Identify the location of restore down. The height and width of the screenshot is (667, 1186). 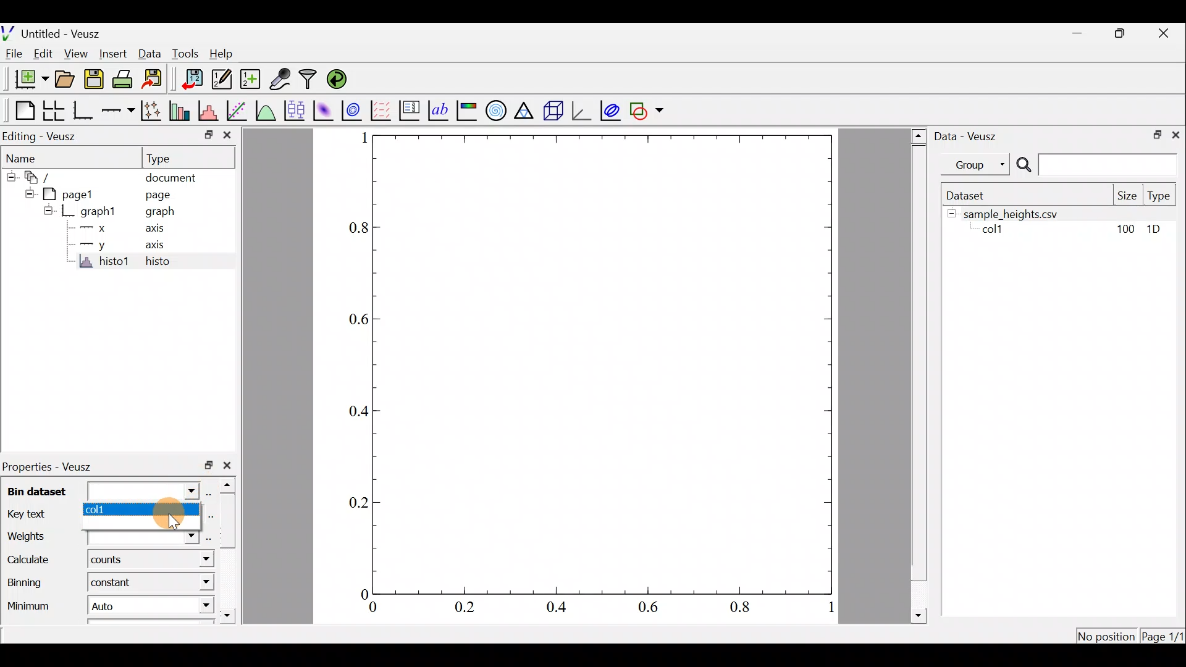
(1156, 135).